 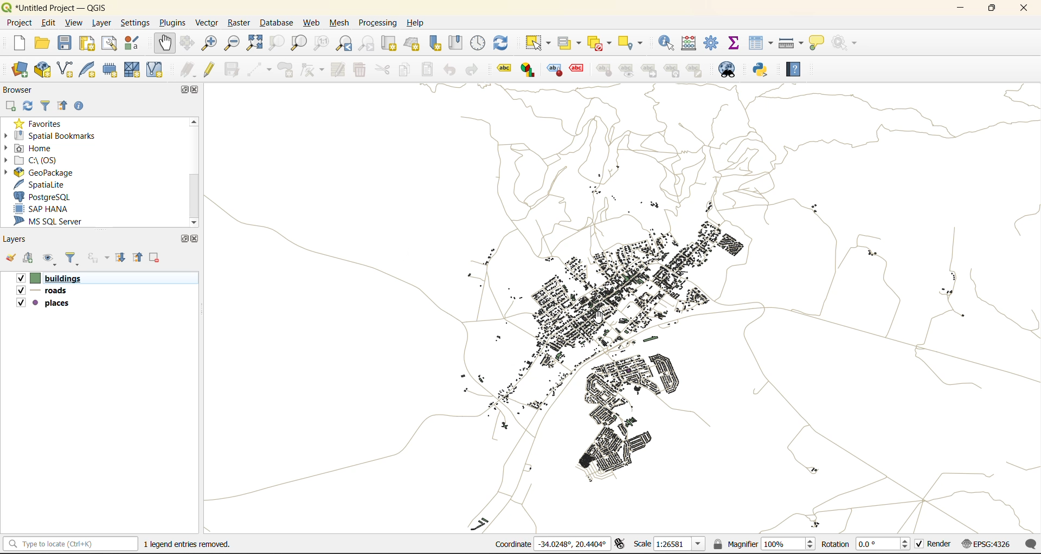 What do you see at coordinates (48, 196) in the screenshot?
I see `postgresql` at bounding box center [48, 196].